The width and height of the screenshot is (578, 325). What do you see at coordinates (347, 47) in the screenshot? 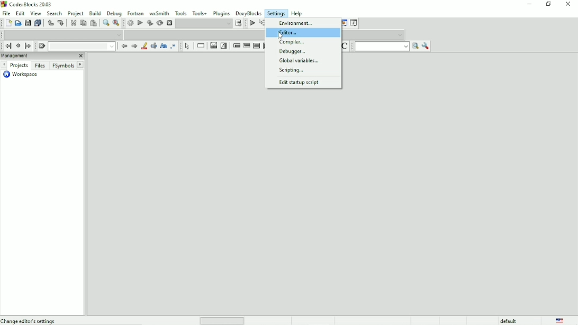
I see `Toggle comments` at bounding box center [347, 47].